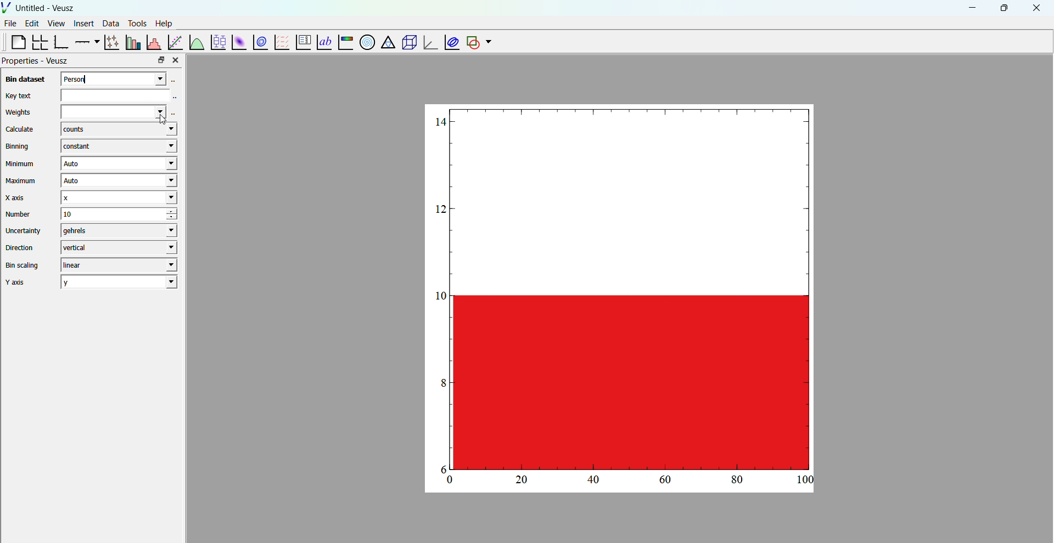 The height and width of the screenshot is (543, 1054). Describe the element at coordinates (36, 61) in the screenshot. I see `Properties - Veusz` at that location.